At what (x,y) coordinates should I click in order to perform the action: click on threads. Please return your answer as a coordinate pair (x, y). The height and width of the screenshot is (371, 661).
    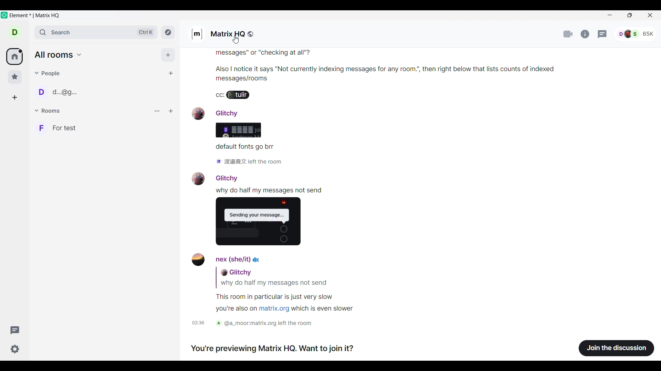
    Looking at the image, I should click on (602, 34).